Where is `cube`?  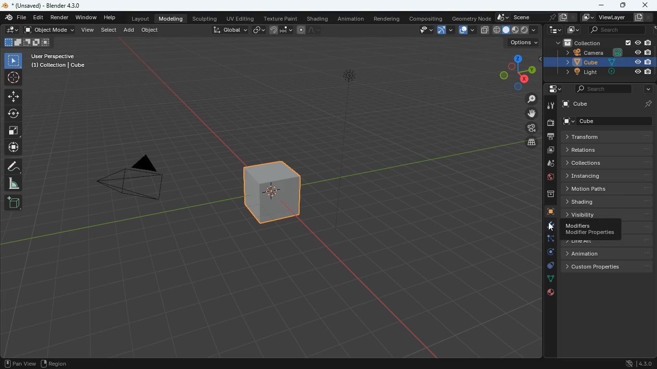 cube is located at coordinates (546, 212).